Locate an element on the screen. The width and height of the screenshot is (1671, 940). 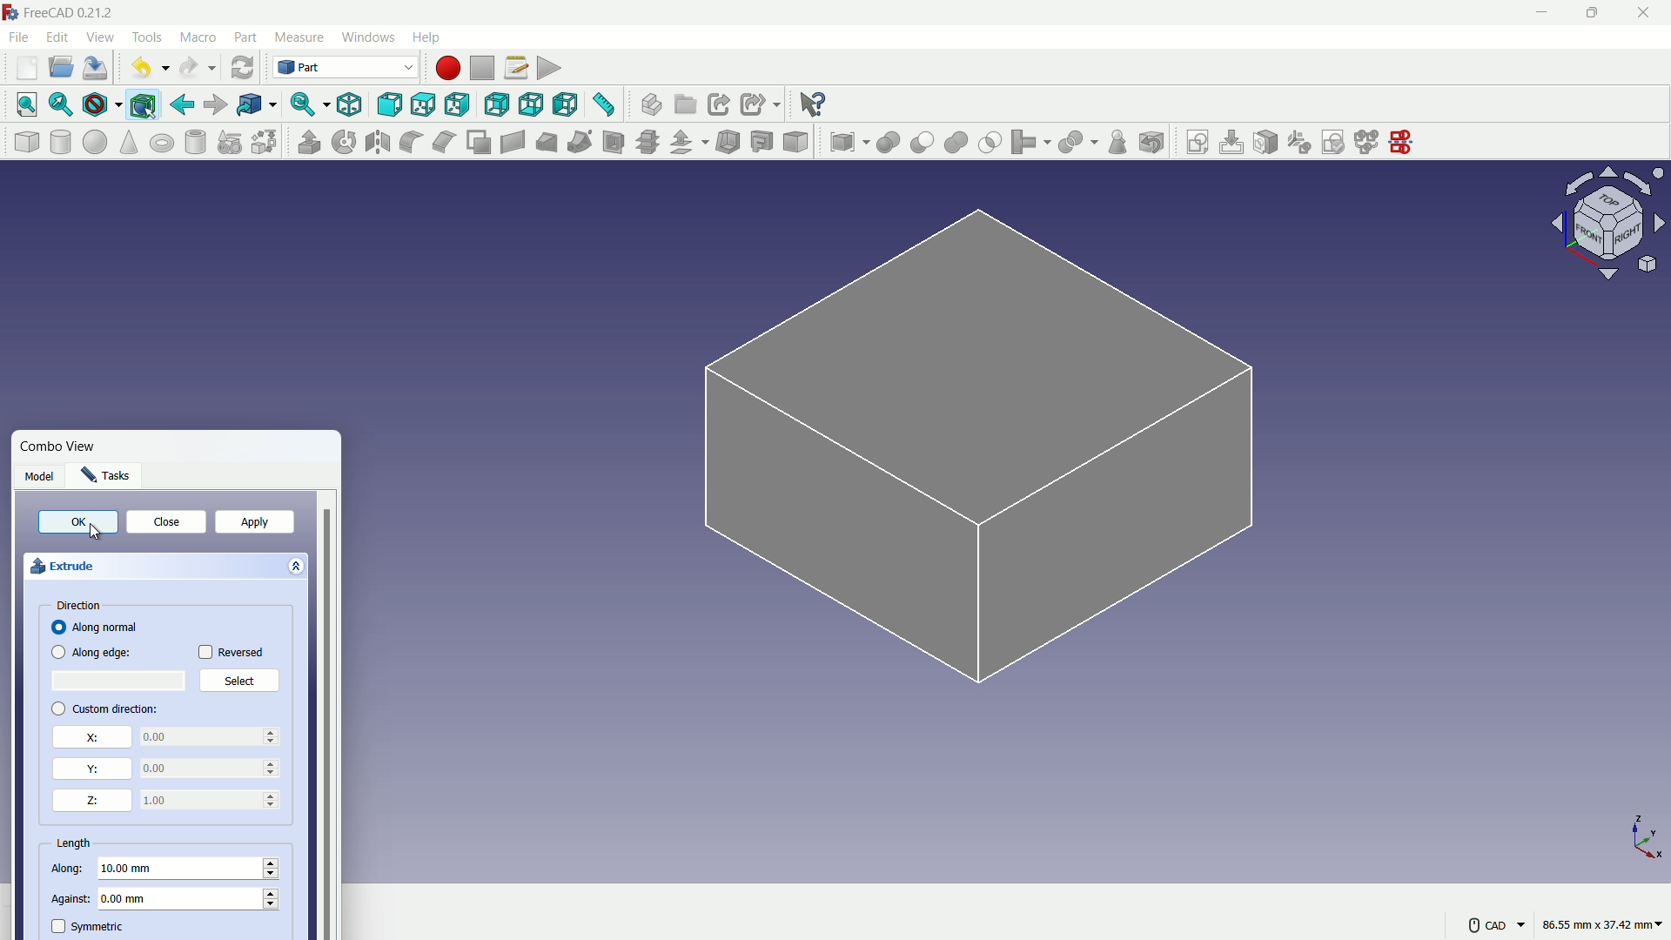
0.00 is located at coordinates (212, 767).